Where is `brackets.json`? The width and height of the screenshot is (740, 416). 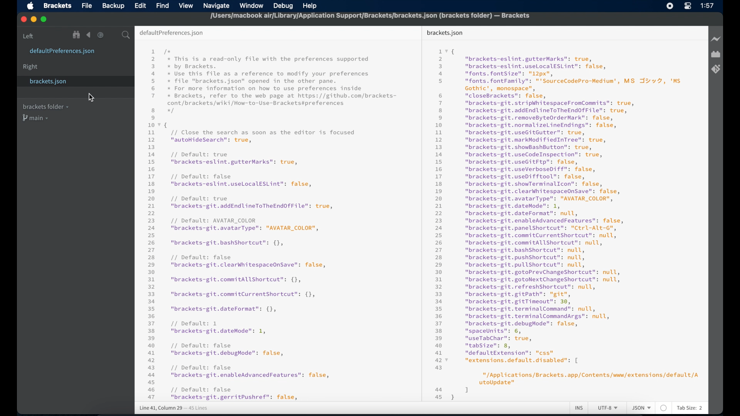
brackets.json is located at coordinates (61, 82).